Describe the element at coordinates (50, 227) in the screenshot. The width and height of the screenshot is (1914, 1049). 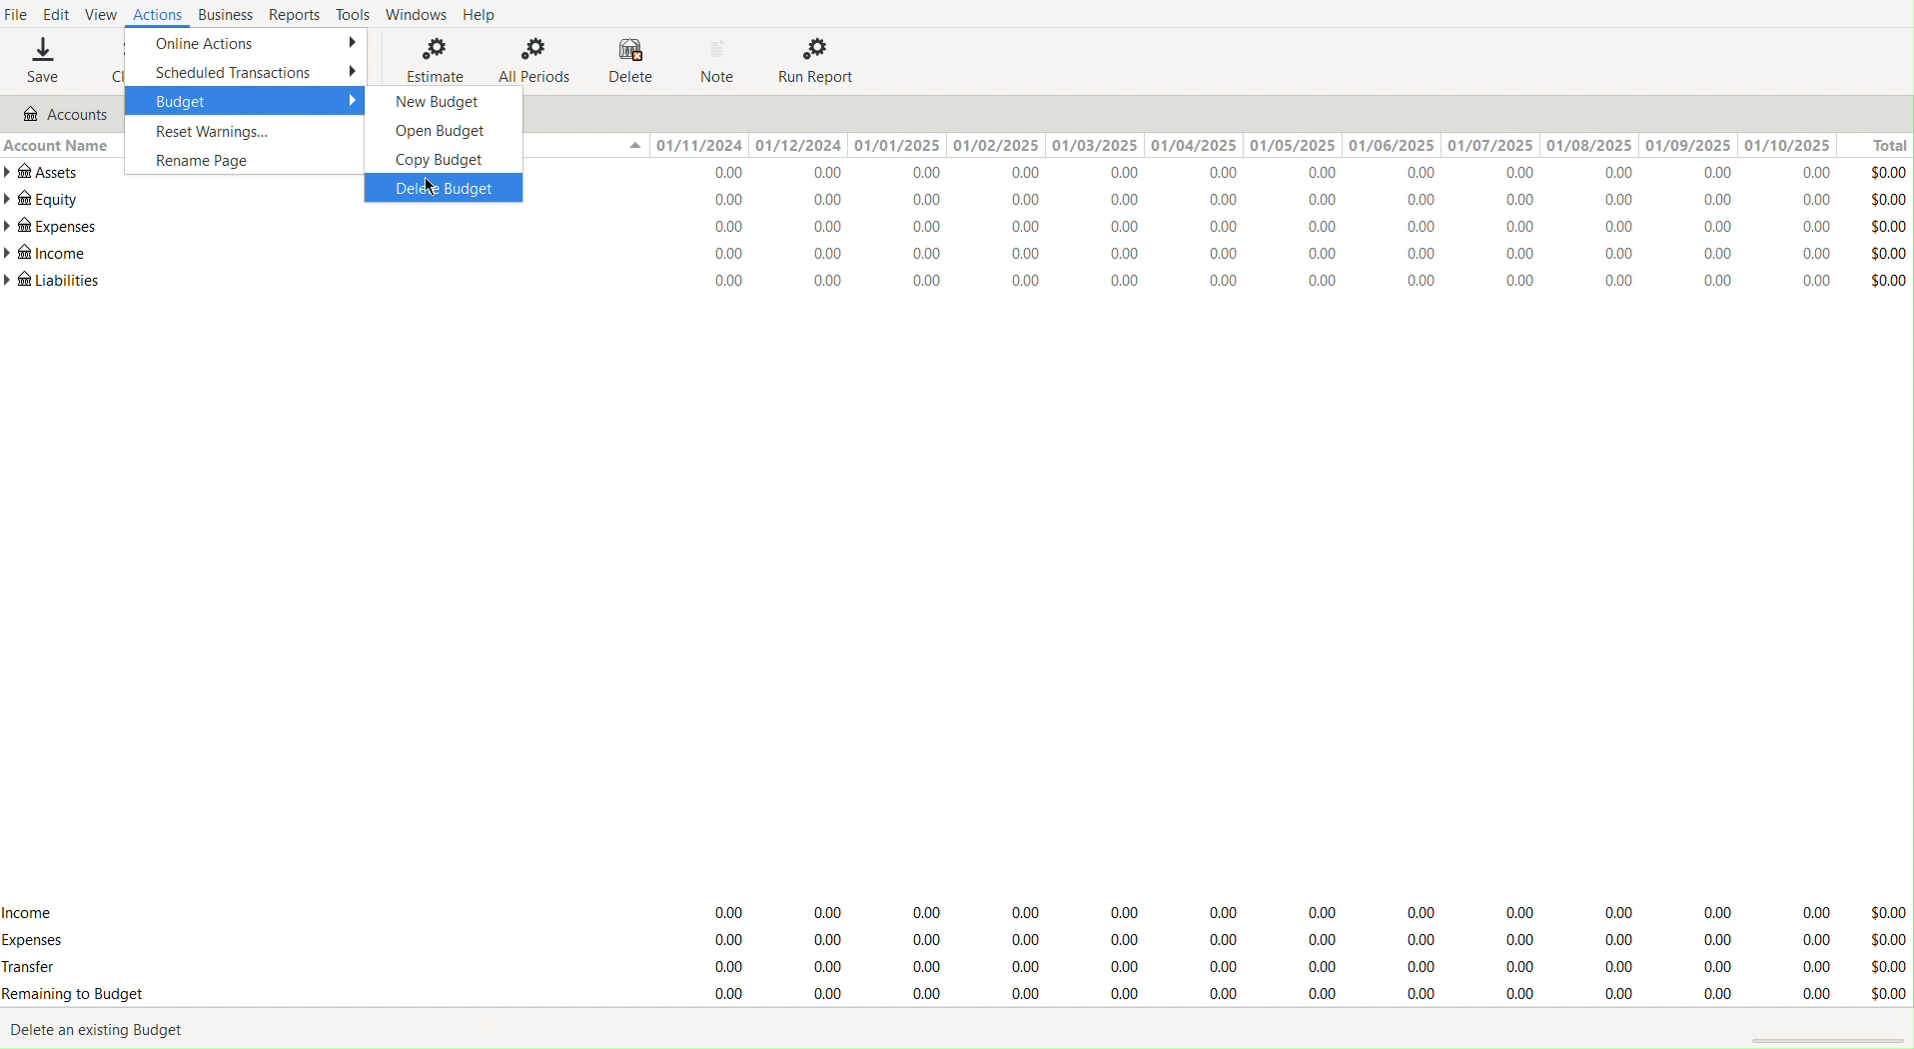
I see `Expenses` at that location.